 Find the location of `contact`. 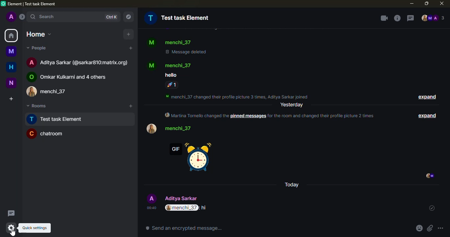

contact is located at coordinates (71, 76).